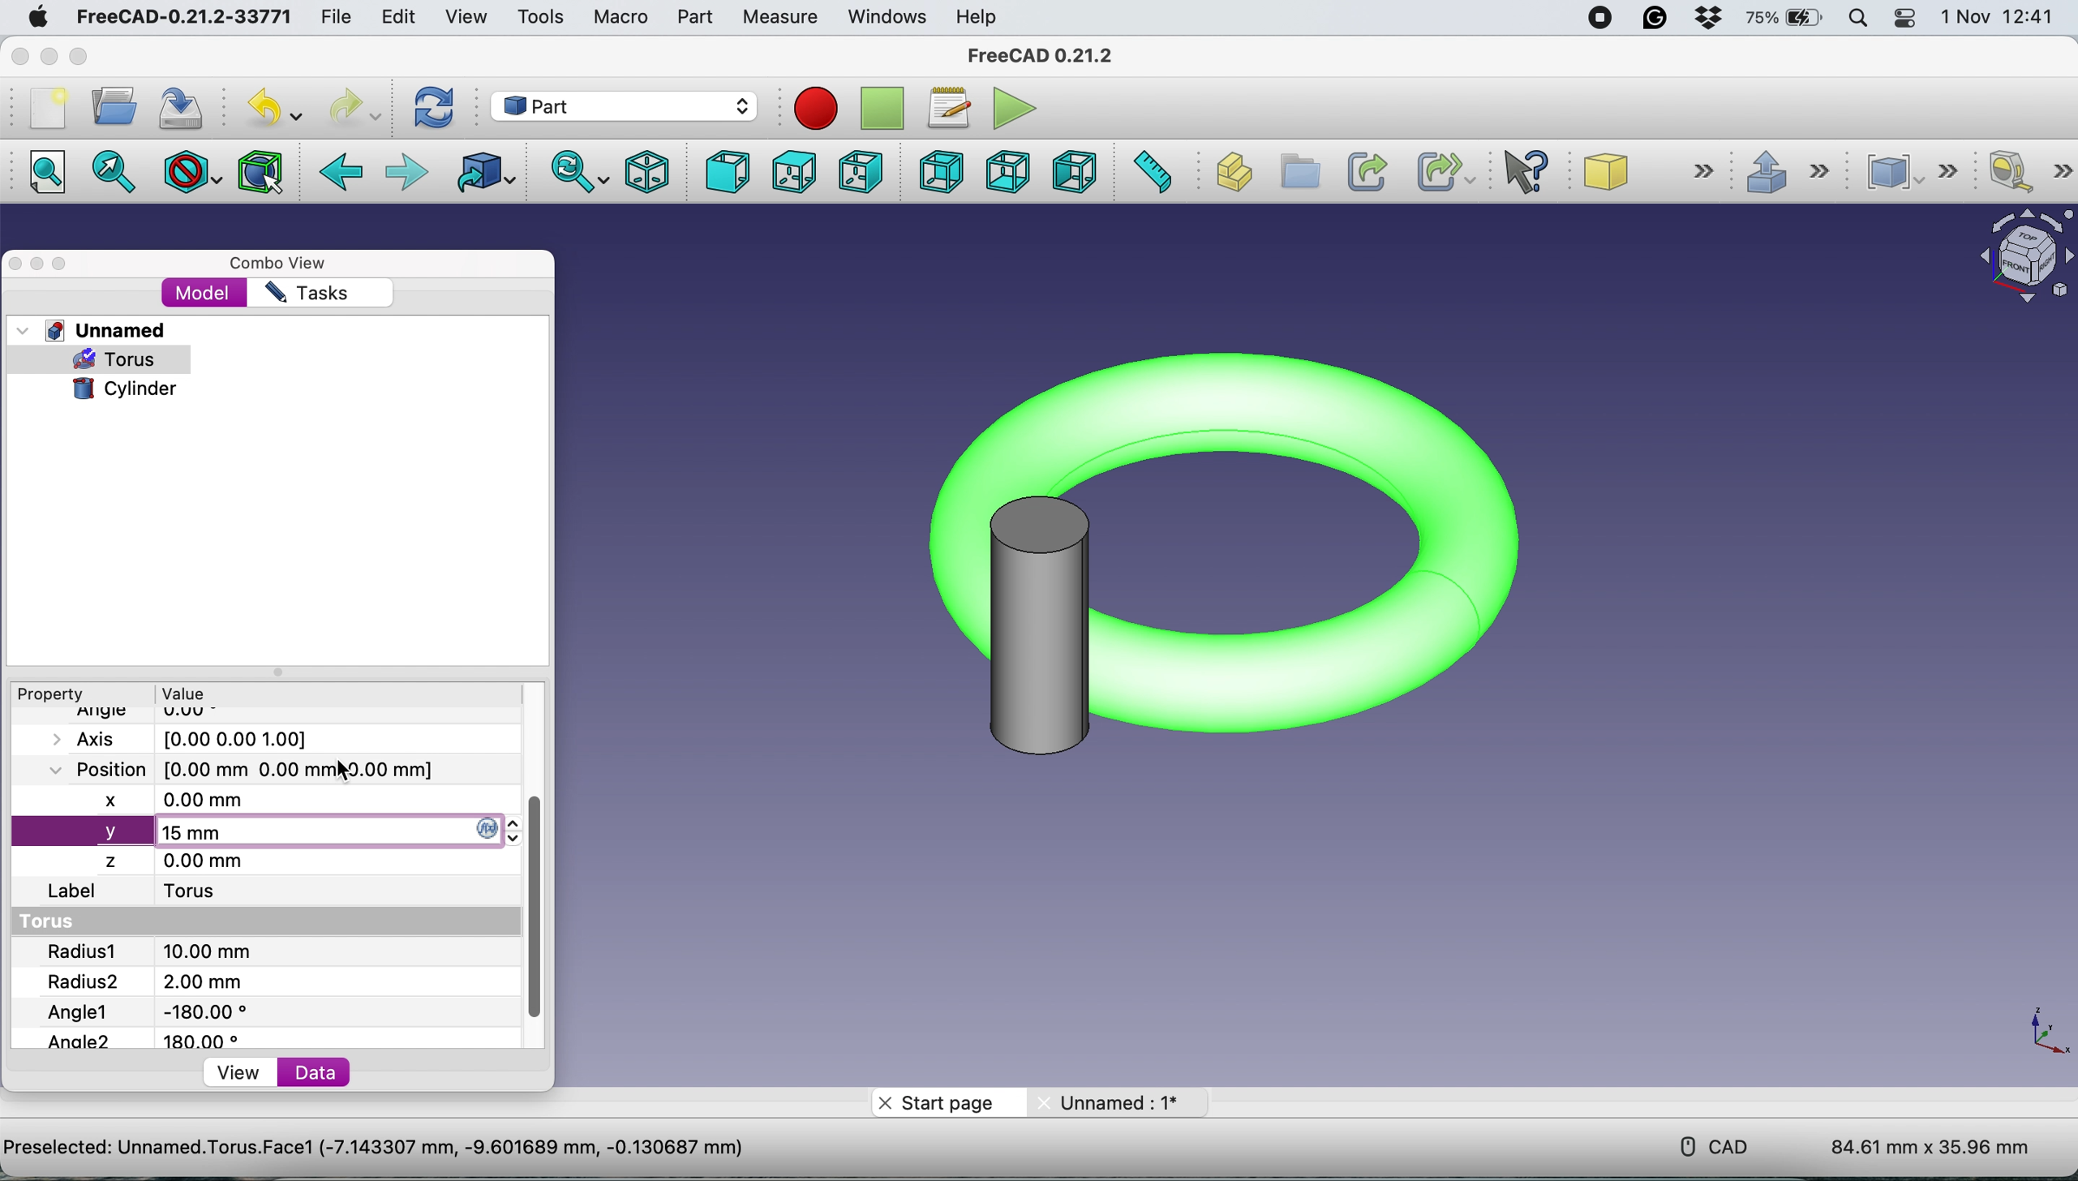 The image size is (2078, 1181). What do you see at coordinates (489, 178) in the screenshot?
I see `go to linked object` at bounding box center [489, 178].